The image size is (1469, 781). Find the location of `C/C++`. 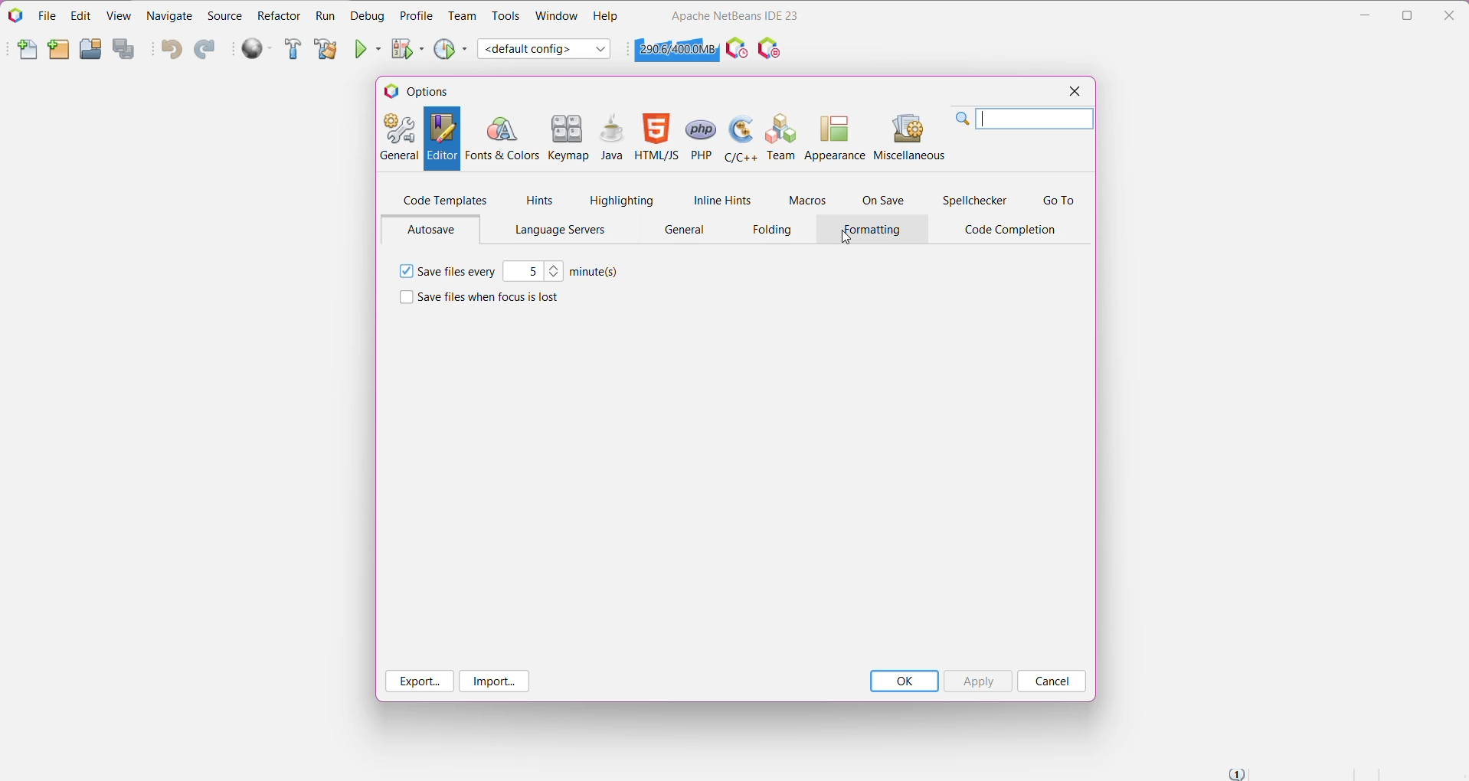

C/C++ is located at coordinates (739, 137).